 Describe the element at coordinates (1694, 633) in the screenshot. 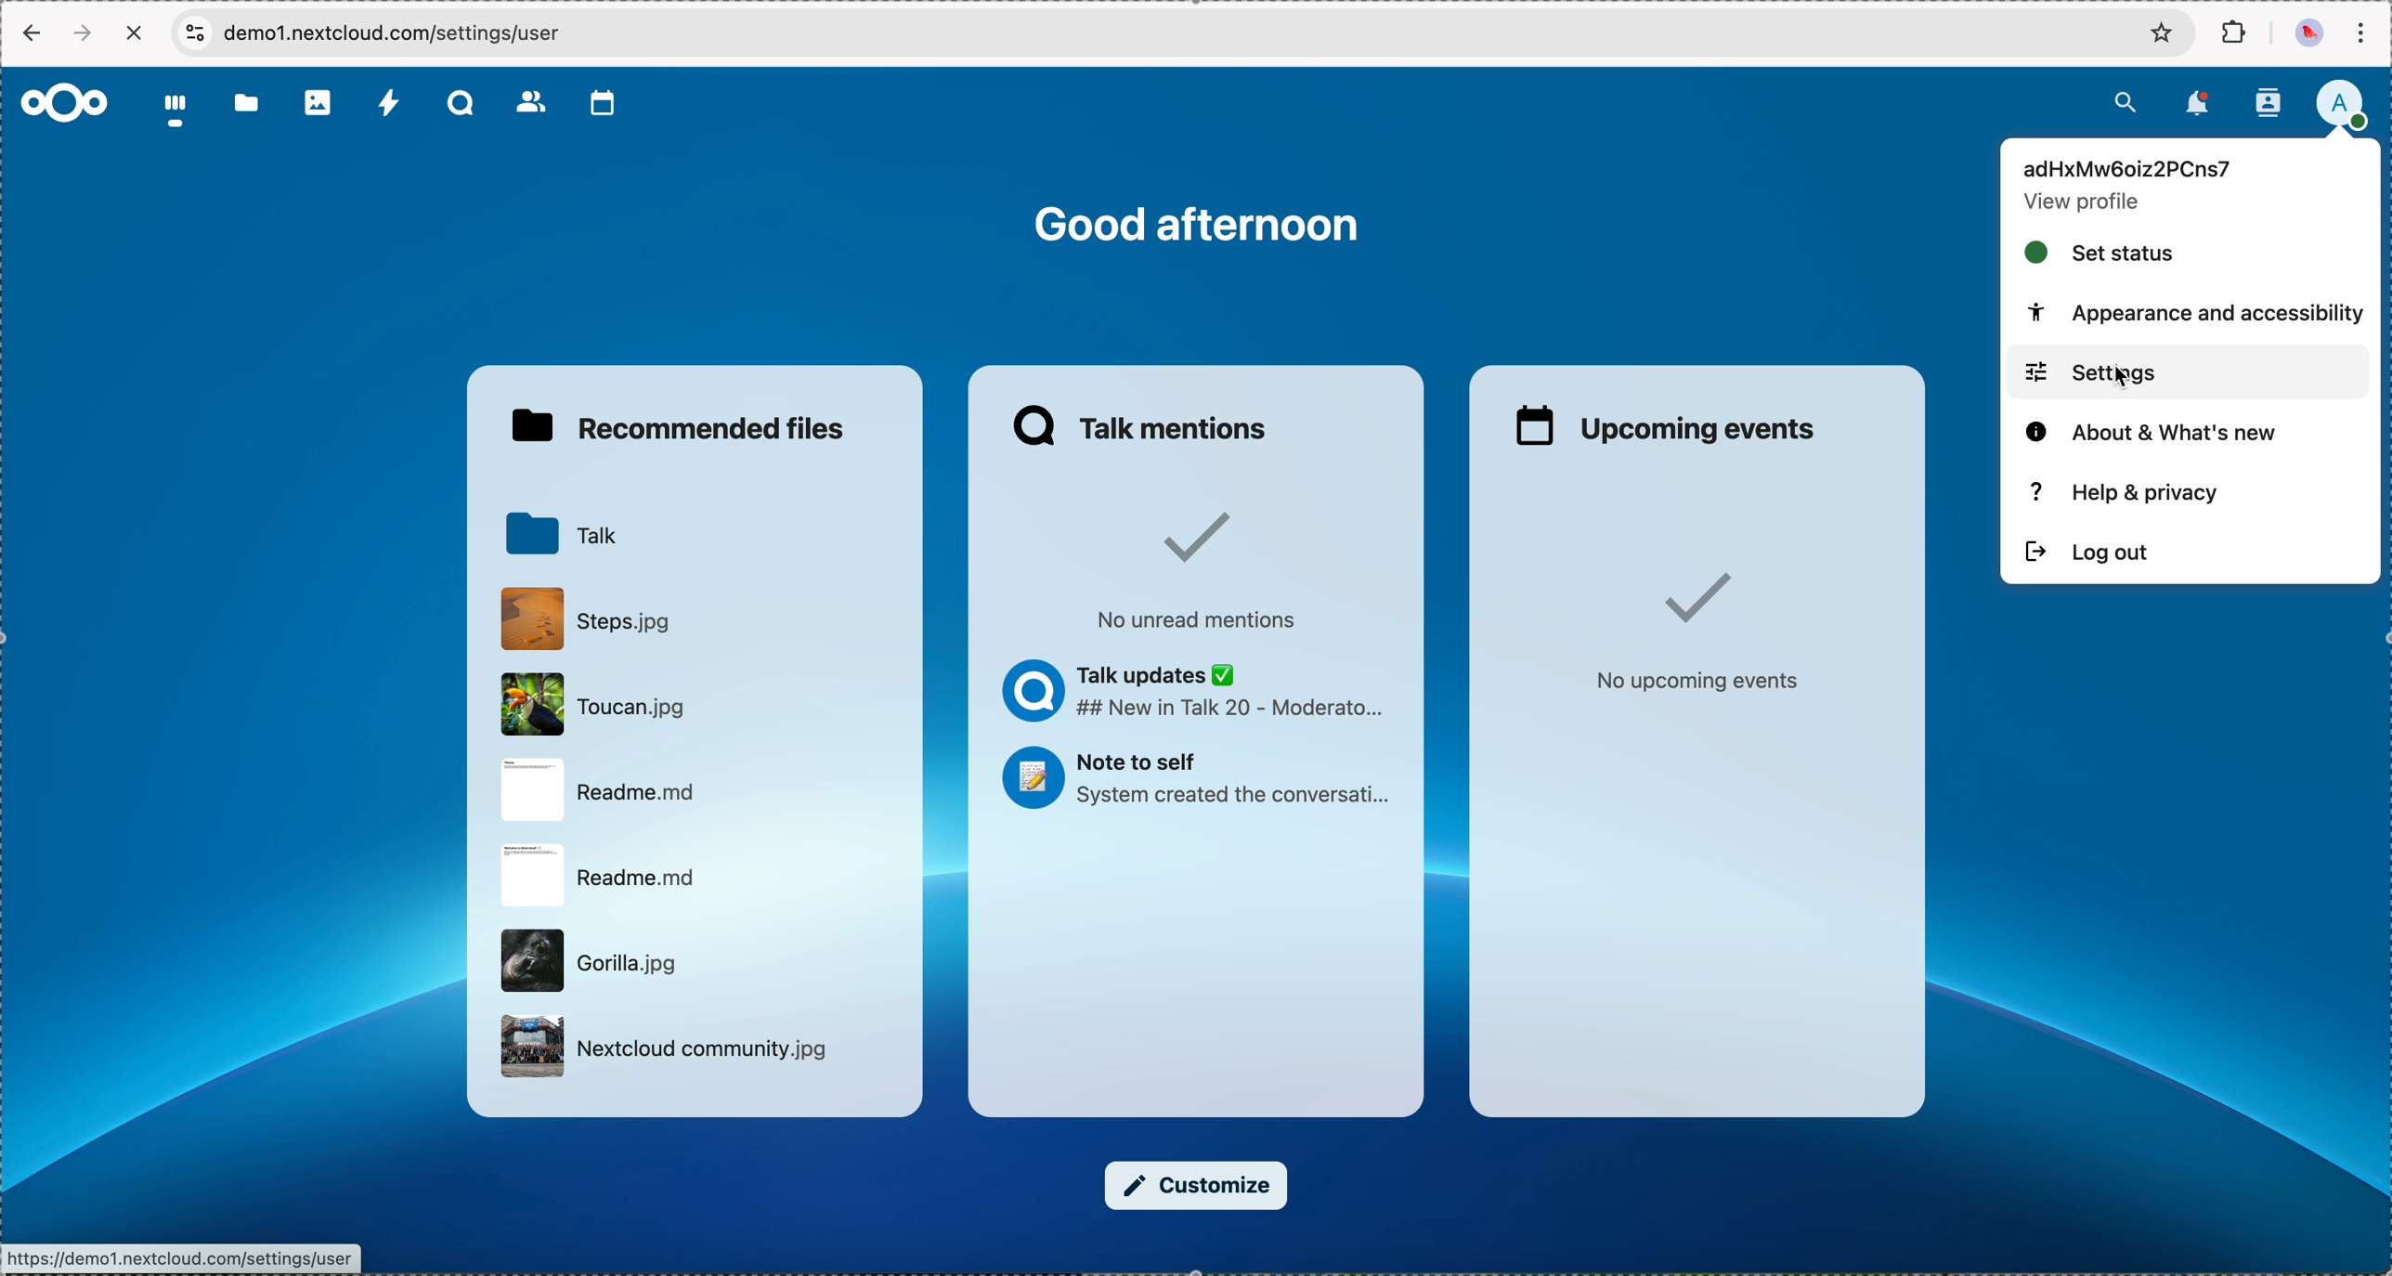

I see `no upcoming events` at that location.